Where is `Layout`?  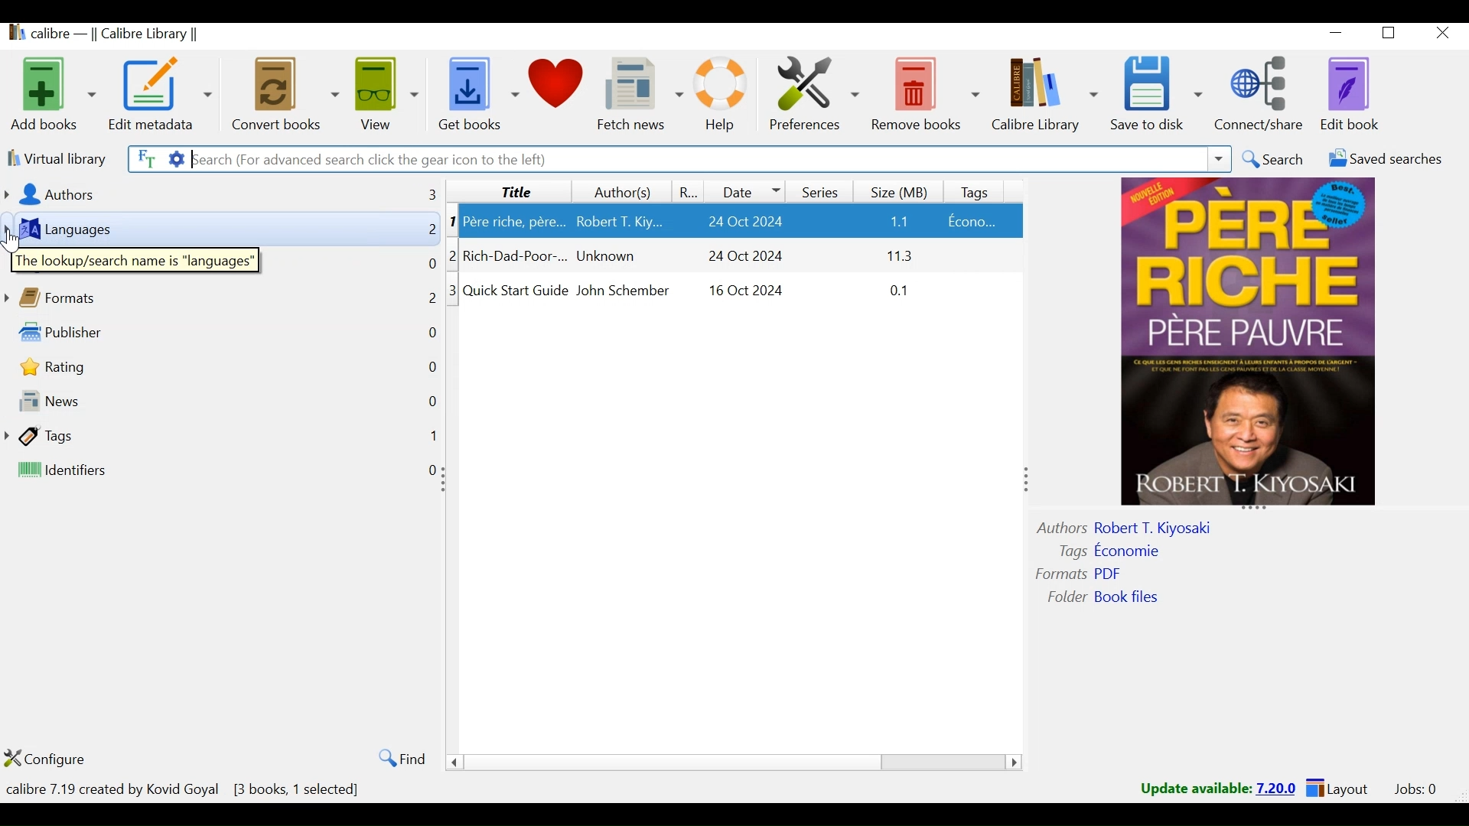 Layout is located at coordinates (1337, 789).